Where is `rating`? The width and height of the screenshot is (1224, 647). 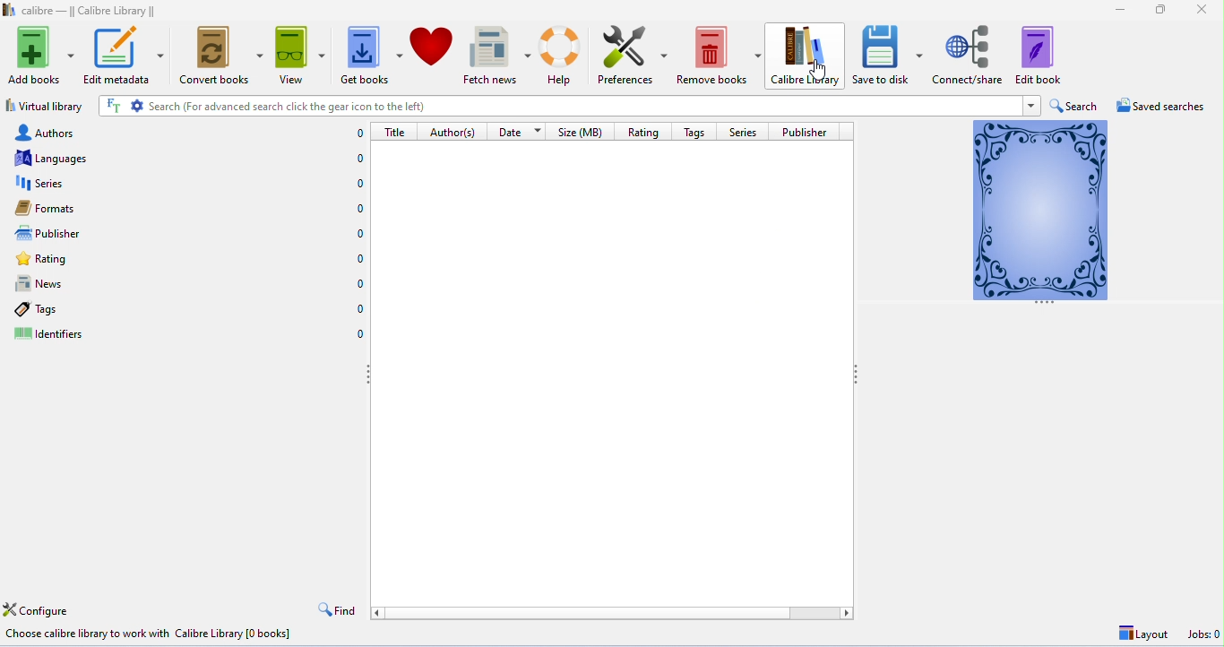
rating is located at coordinates (643, 131).